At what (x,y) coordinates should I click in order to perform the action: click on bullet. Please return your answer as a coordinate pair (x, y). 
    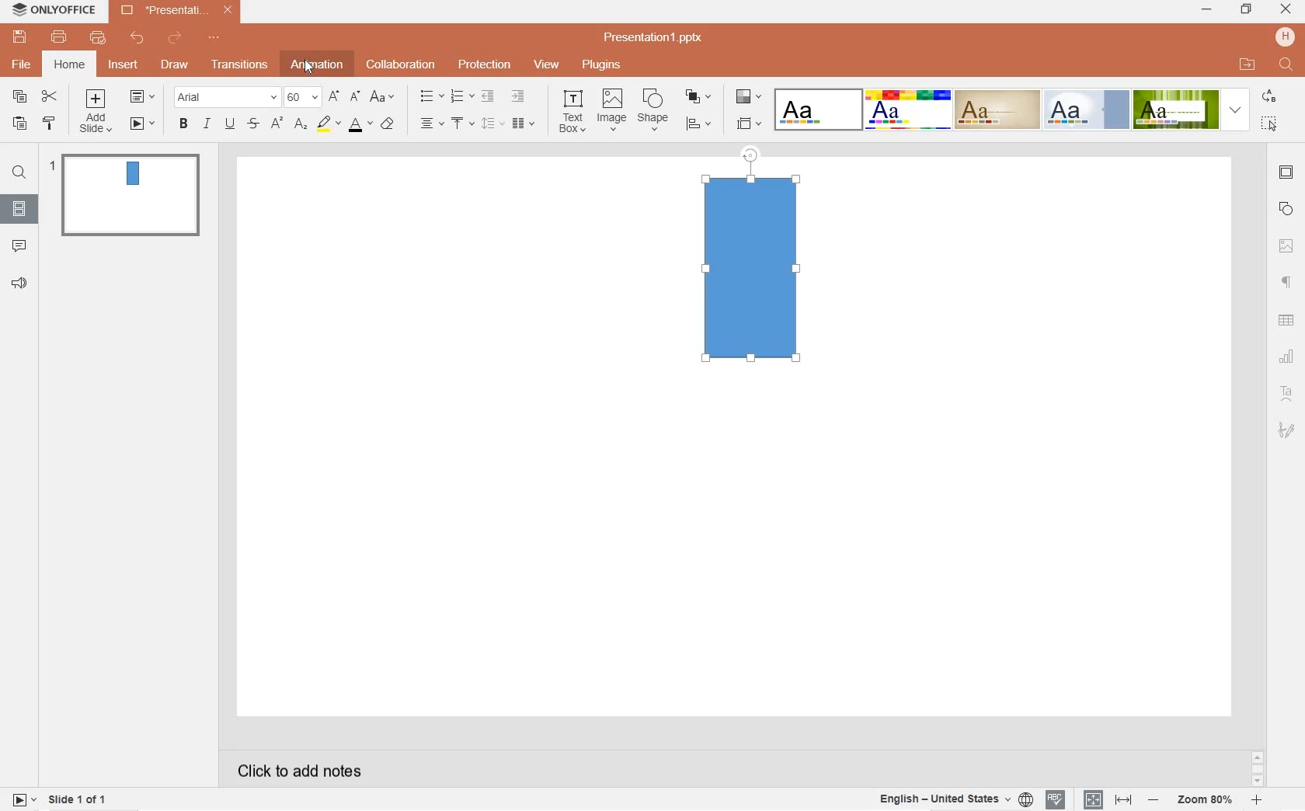
    Looking at the image, I should click on (431, 96).